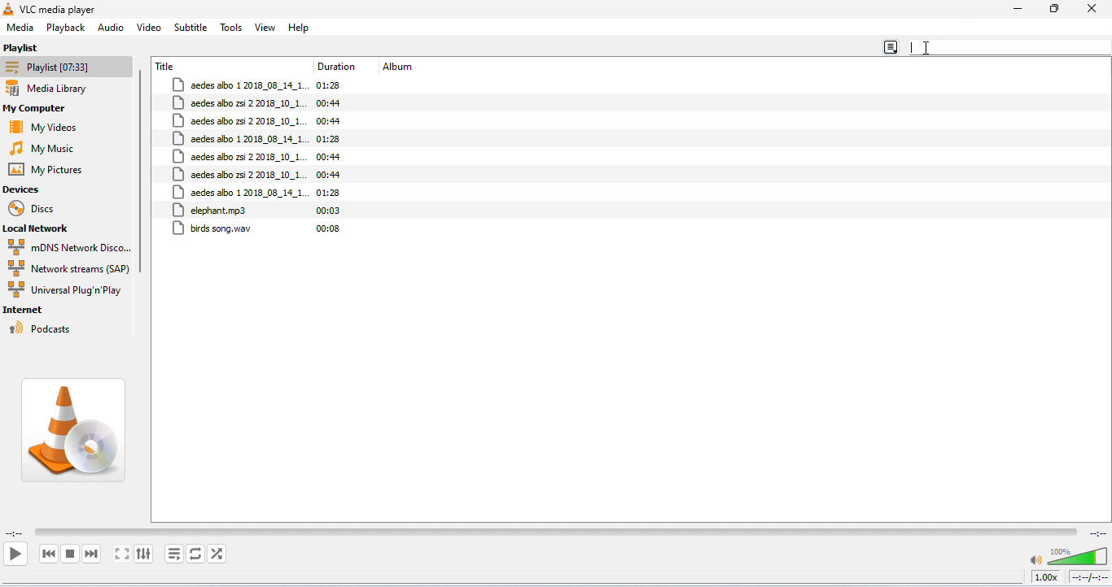  Describe the element at coordinates (331, 138) in the screenshot. I see `01:28` at that location.